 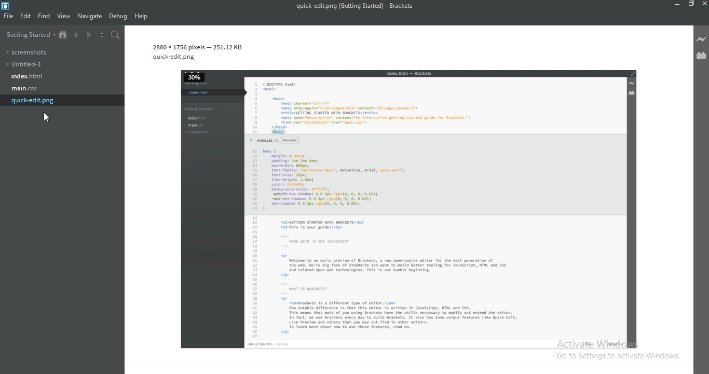 What do you see at coordinates (26, 16) in the screenshot?
I see `edit` at bounding box center [26, 16].